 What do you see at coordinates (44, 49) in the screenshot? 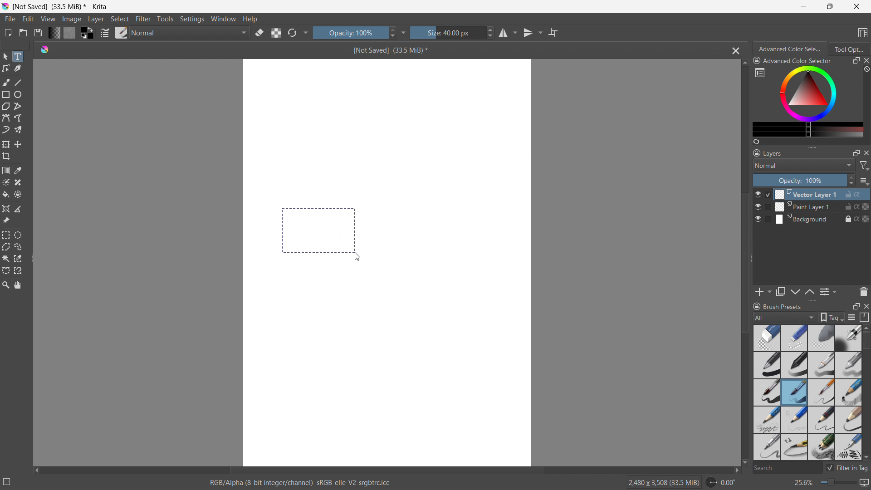
I see `logo` at bounding box center [44, 49].